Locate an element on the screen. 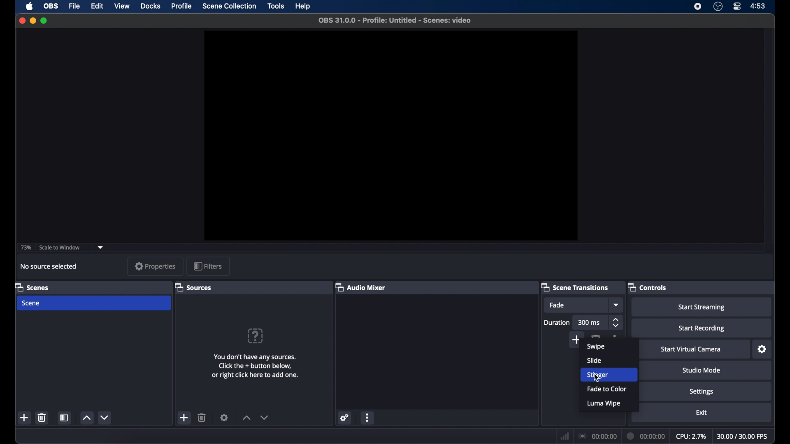 This screenshot has height=444, width=790. scale to window is located at coordinates (61, 248).